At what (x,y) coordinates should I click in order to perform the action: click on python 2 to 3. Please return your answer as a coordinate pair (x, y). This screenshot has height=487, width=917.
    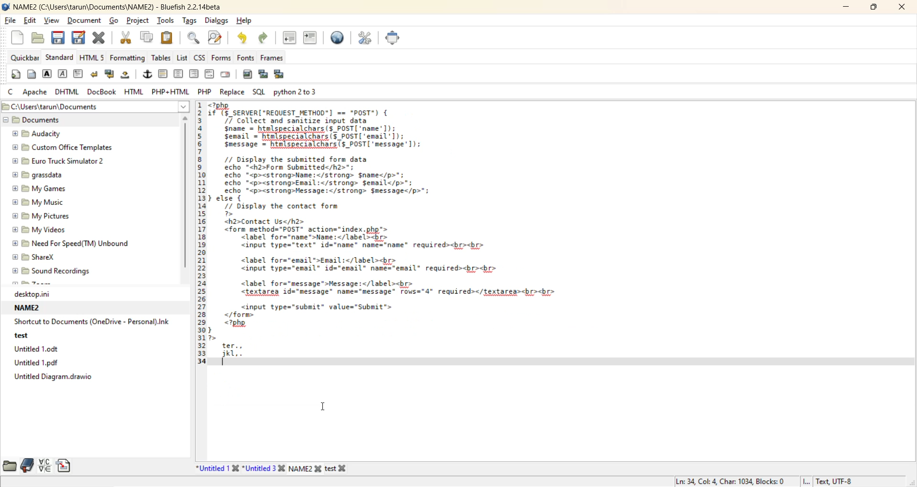
    Looking at the image, I should click on (304, 91).